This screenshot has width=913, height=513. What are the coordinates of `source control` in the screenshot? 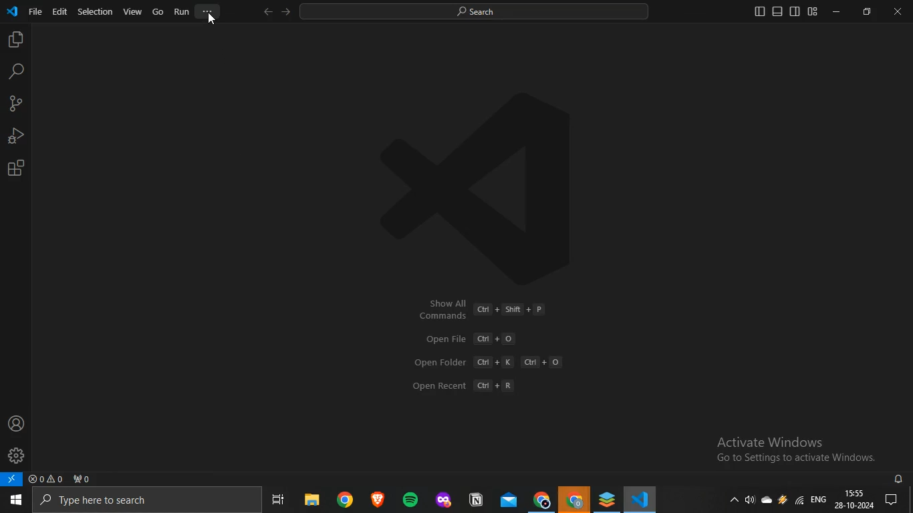 It's located at (14, 104).